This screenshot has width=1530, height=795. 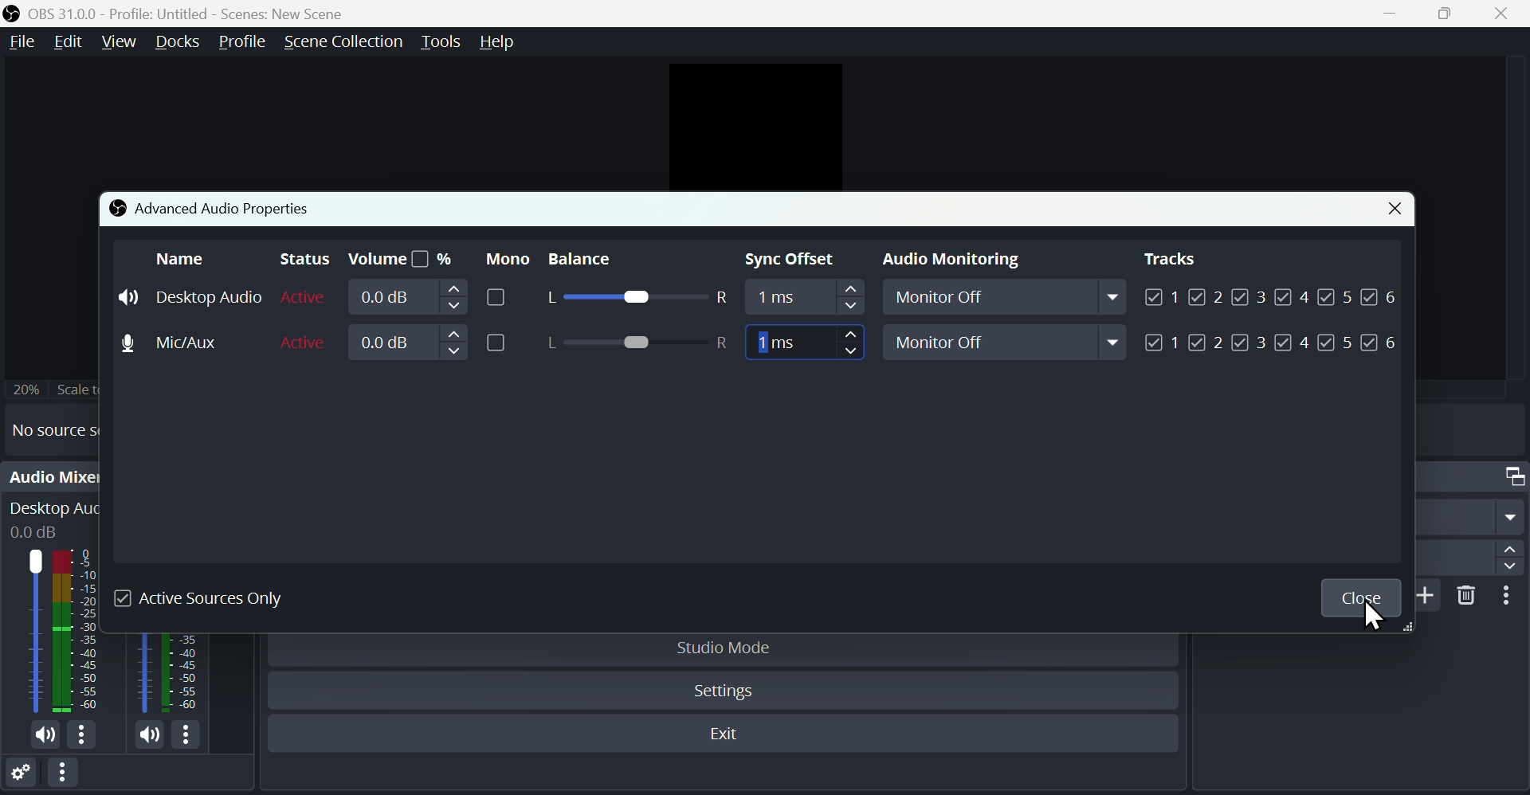 I want to click on (un)check Track 2, so click(x=1206, y=296).